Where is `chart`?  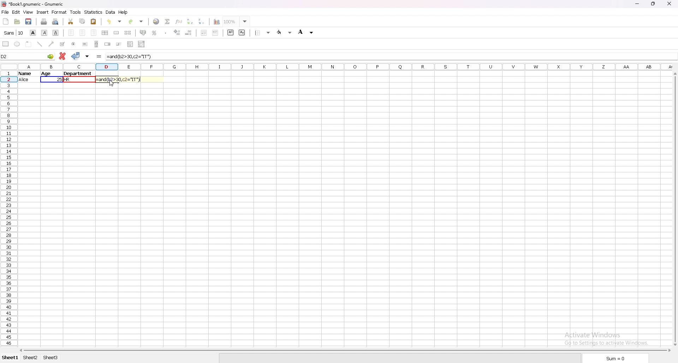
chart is located at coordinates (217, 21).